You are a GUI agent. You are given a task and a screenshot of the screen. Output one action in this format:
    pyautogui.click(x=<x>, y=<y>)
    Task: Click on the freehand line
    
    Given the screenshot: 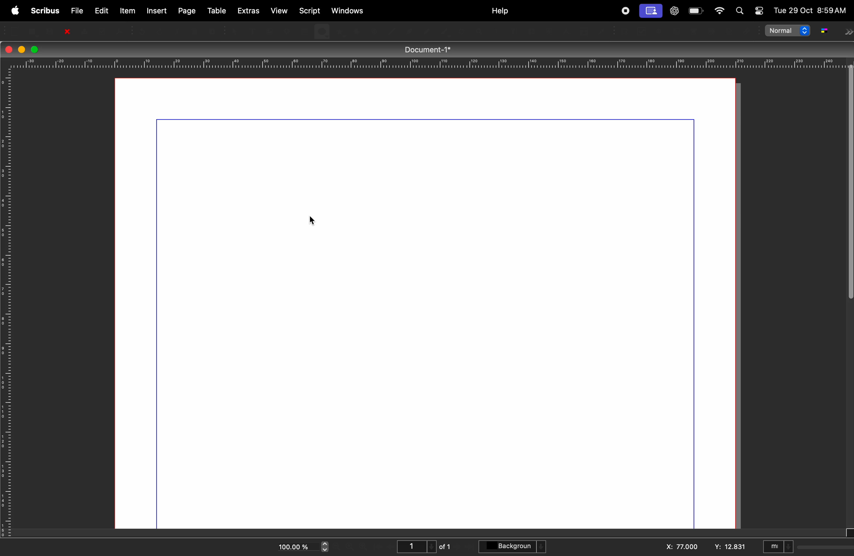 What is the action you would take?
    pyautogui.click(x=446, y=31)
    